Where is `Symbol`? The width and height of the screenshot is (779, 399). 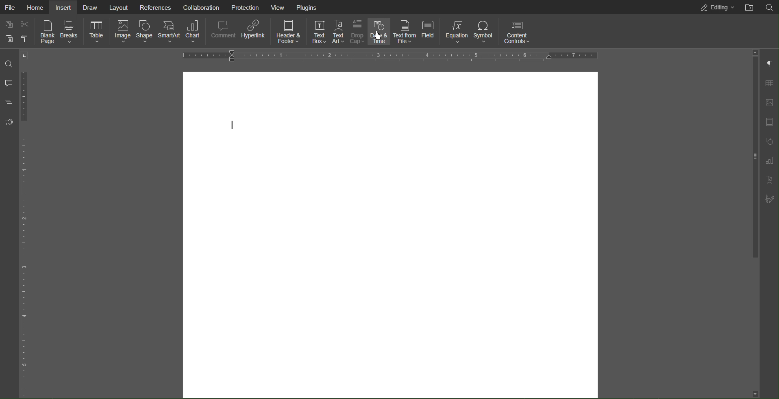 Symbol is located at coordinates (484, 32).